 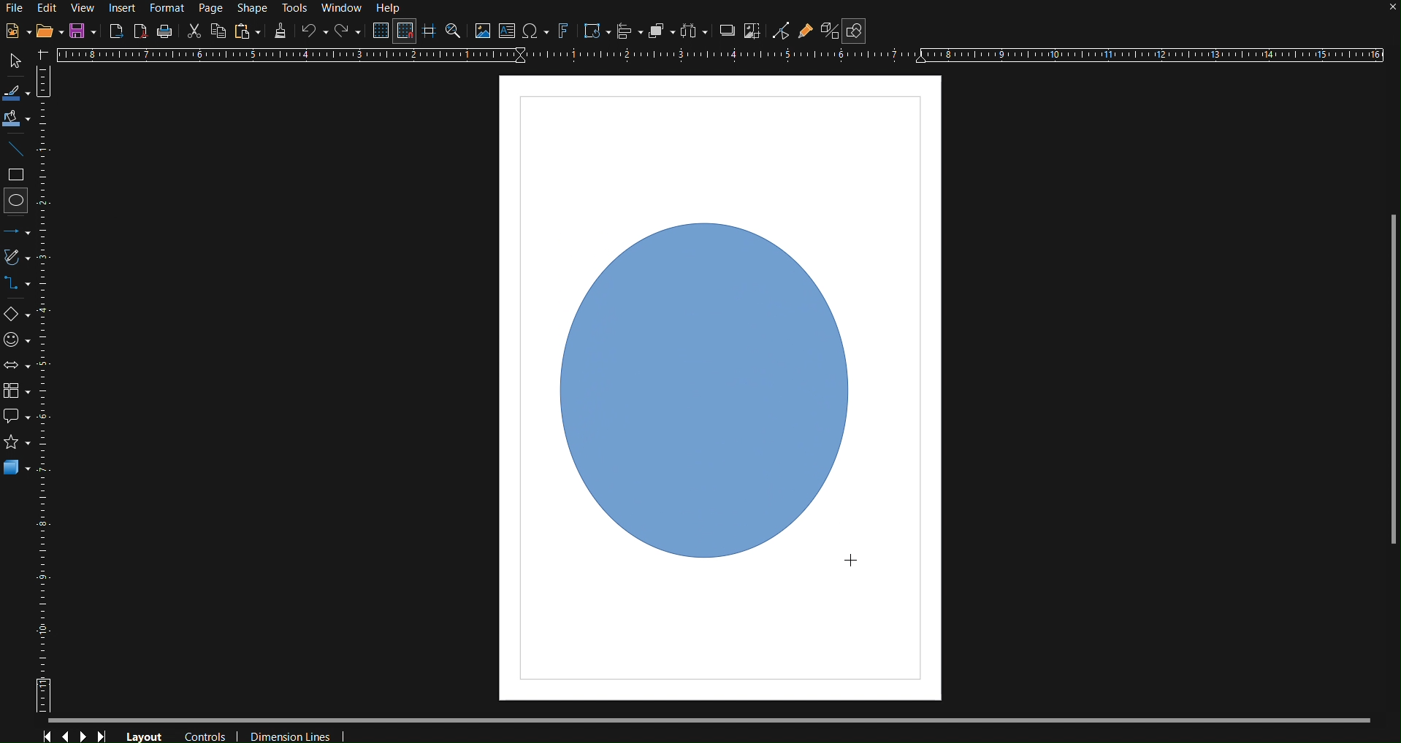 I want to click on Block Arrows, so click(x=19, y=365).